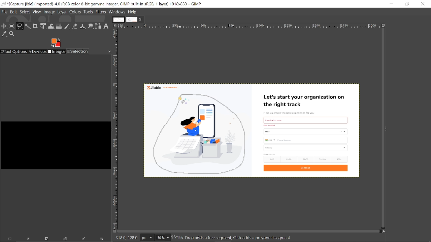 The image size is (431, 242). I want to click on Image, so click(49, 11).